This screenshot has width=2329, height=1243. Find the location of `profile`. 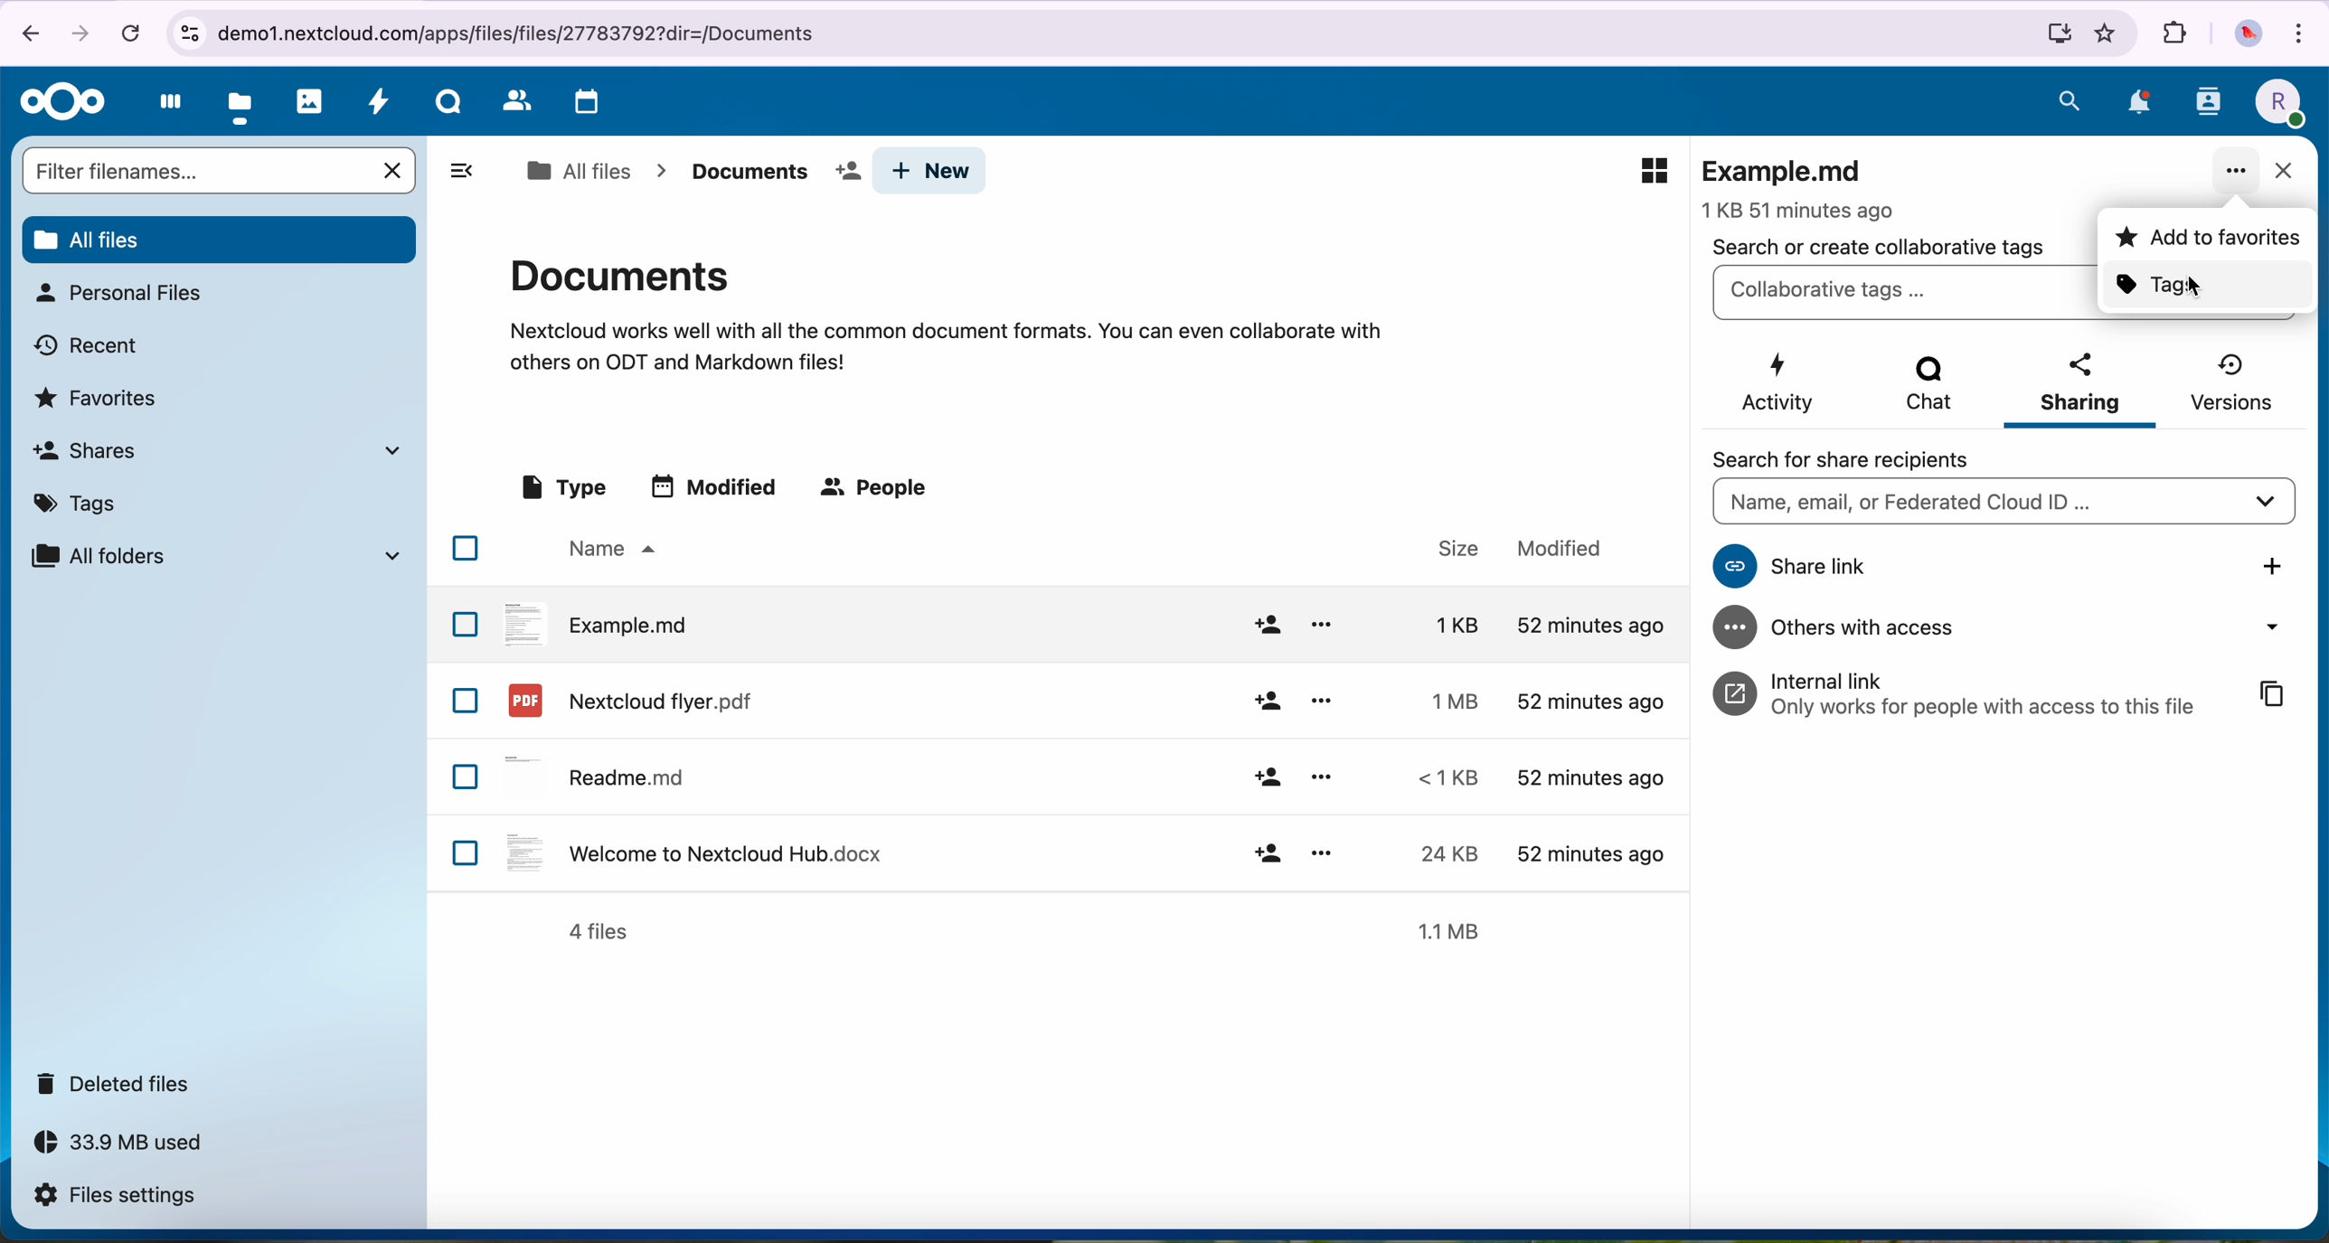

profile is located at coordinates (2277, 103).